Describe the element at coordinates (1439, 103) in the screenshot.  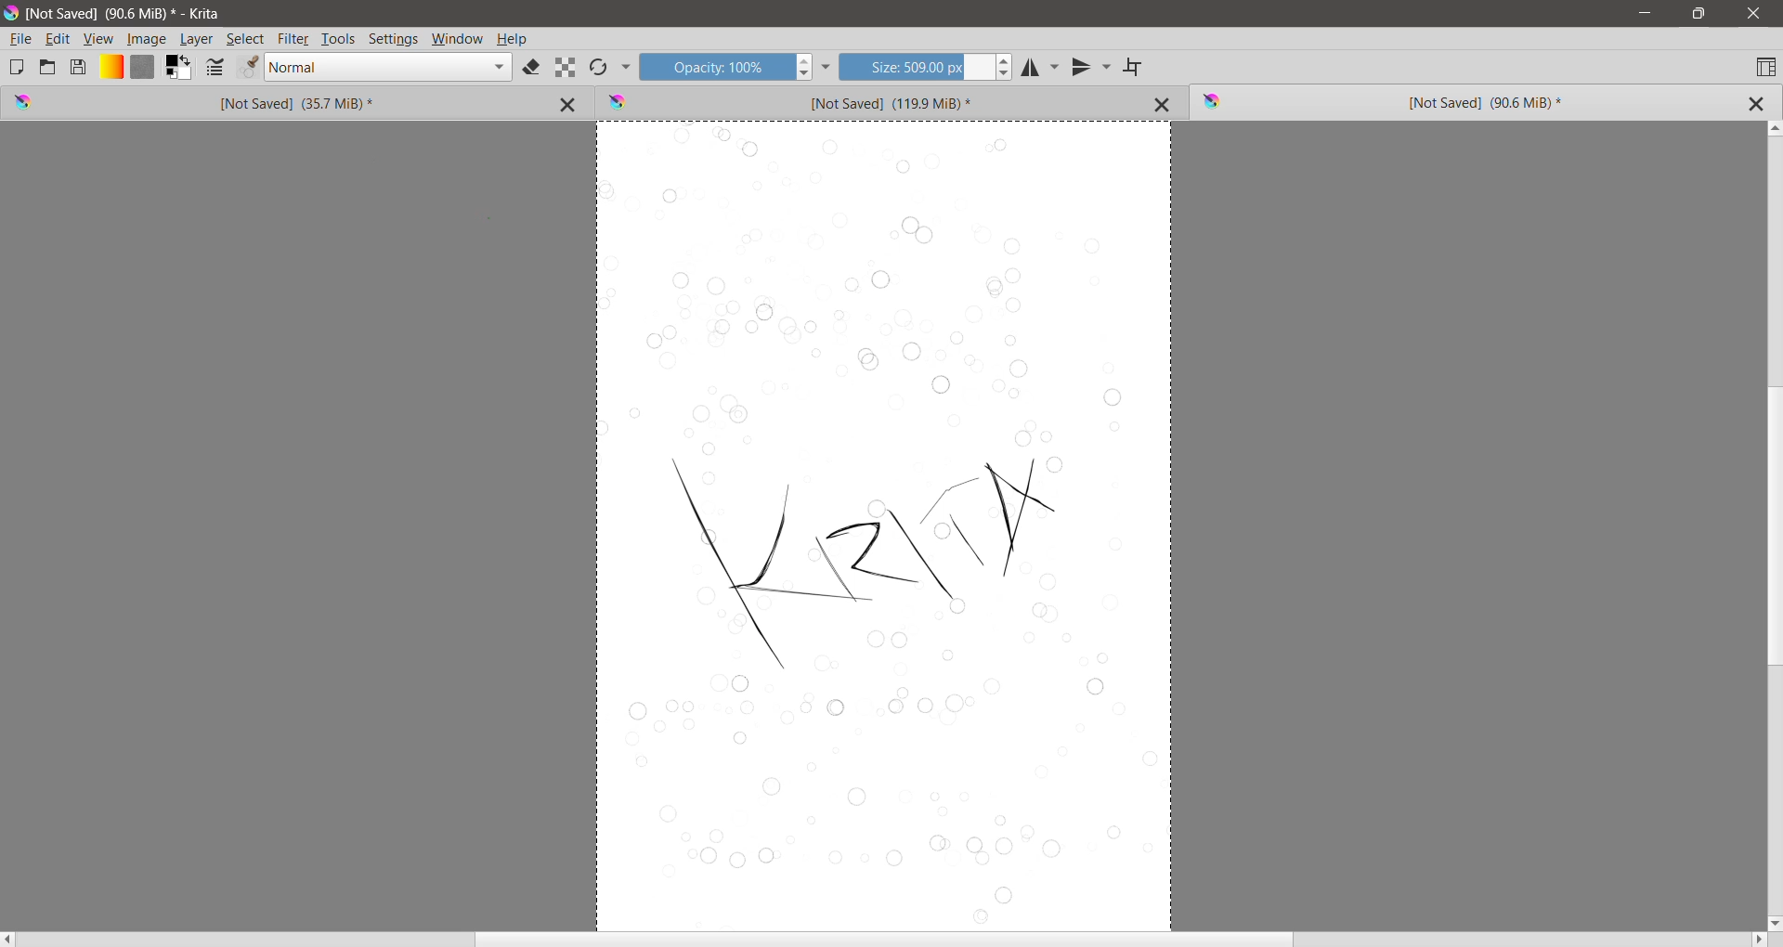
I see `Unsaved Image (Current) Tab 3` at that location.